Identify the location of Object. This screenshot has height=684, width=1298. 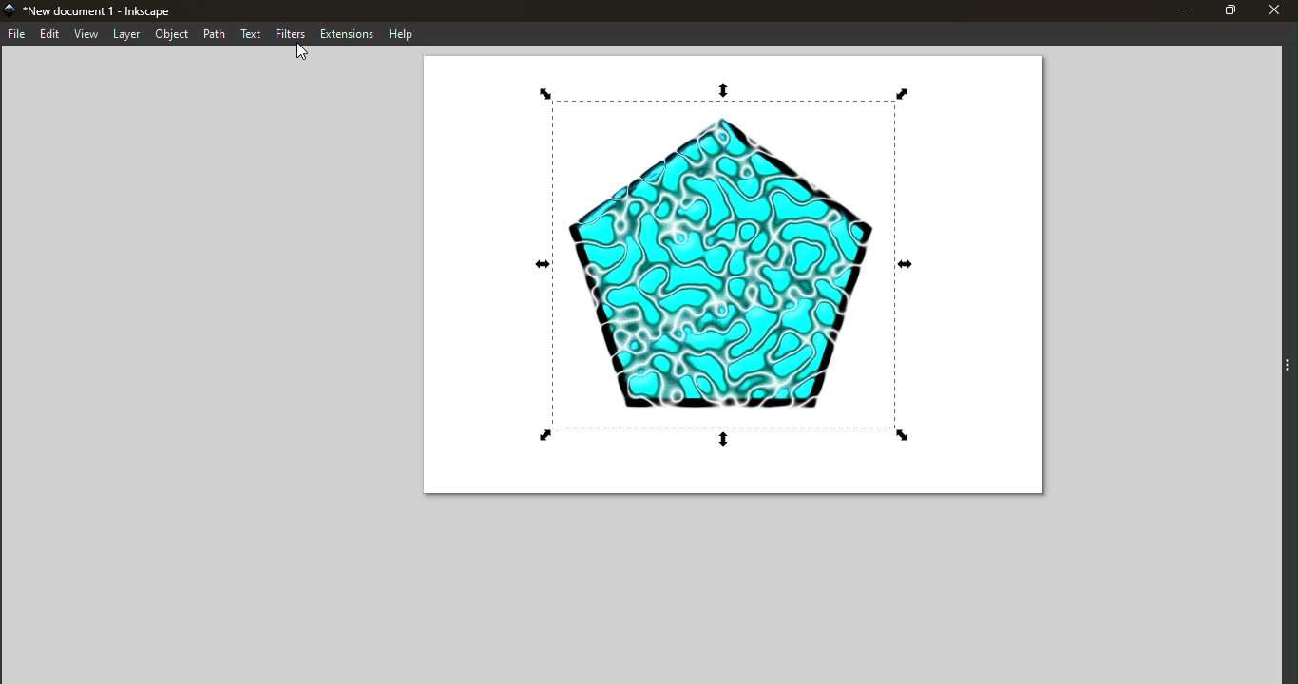
(170, 34).